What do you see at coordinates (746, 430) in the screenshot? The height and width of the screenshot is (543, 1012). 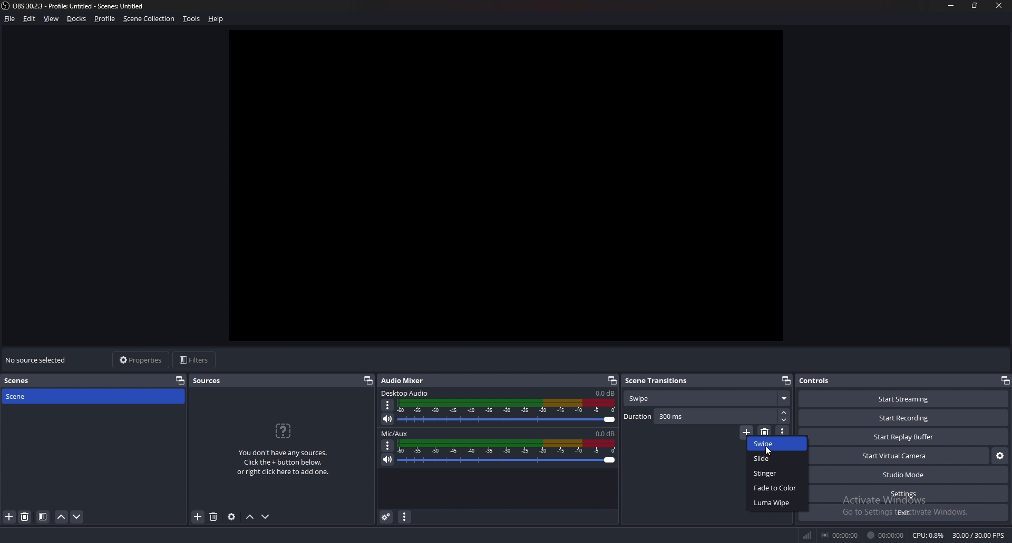 I see `add transition` at bounding box center [746, 430].